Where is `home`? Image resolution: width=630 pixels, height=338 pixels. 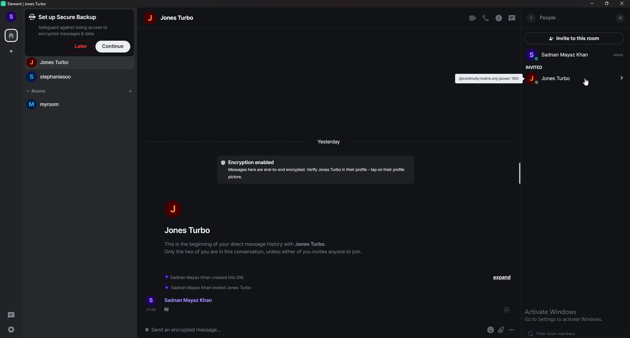 home is located at coordinates (12, 35).